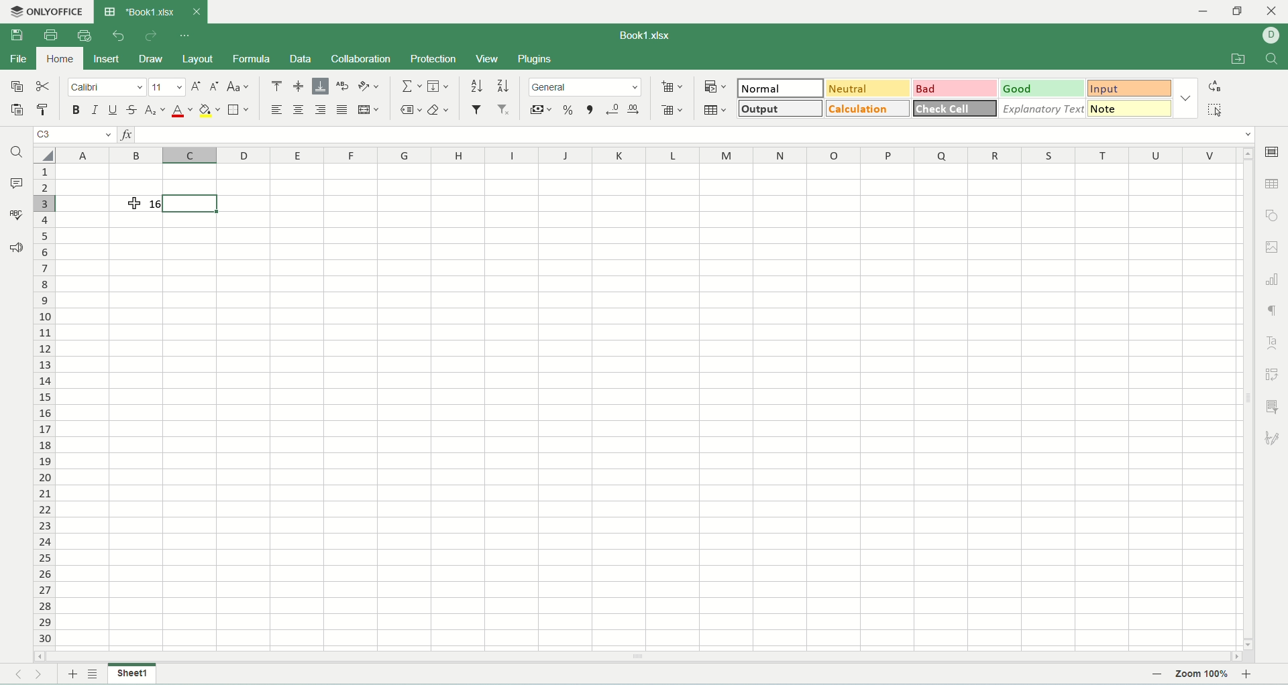  I want to click on open file location, so click(1239, 60).